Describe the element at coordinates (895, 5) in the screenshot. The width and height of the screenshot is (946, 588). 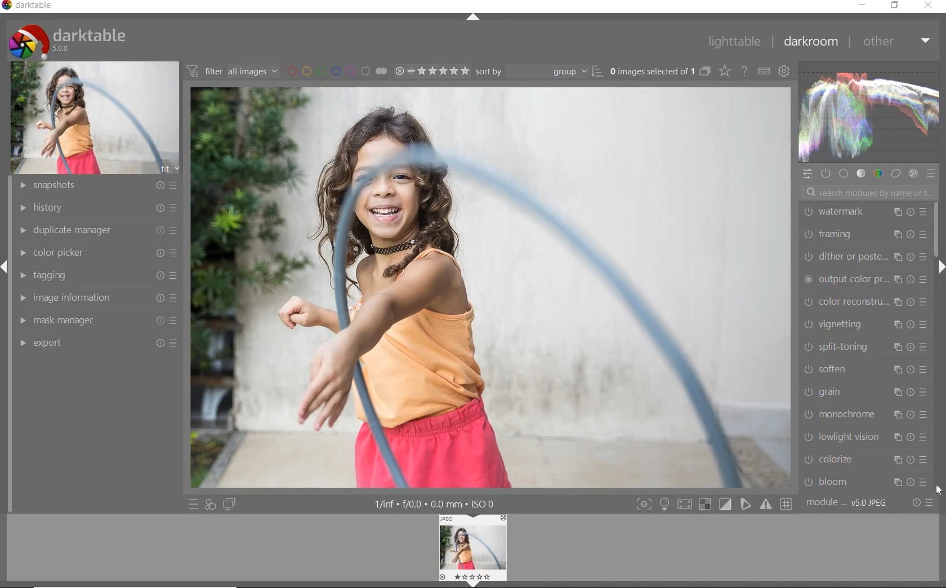
I see `restore` at that location.